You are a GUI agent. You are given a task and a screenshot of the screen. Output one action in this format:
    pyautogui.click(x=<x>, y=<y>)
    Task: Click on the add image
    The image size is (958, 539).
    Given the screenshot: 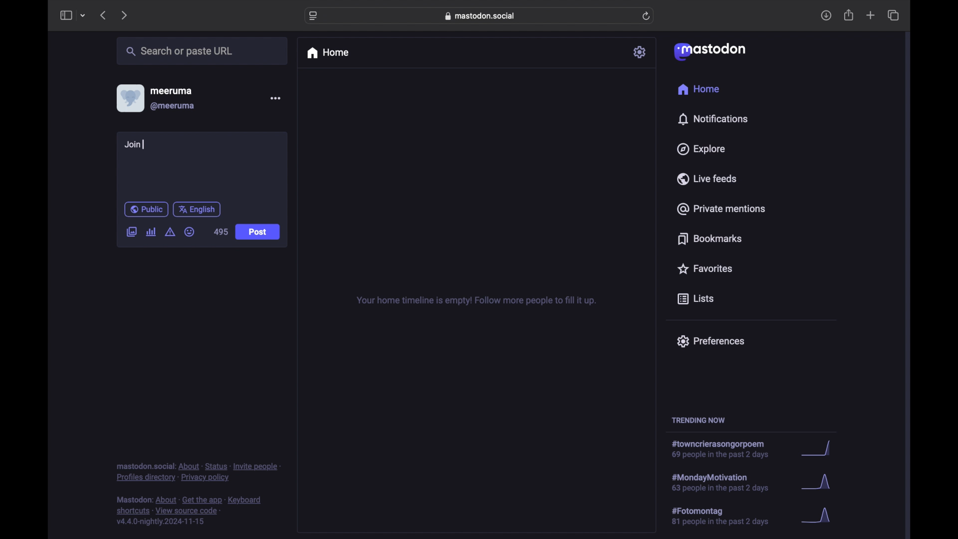 What is the action you would take?
    pyautogui.click(x=131, y=233)
    